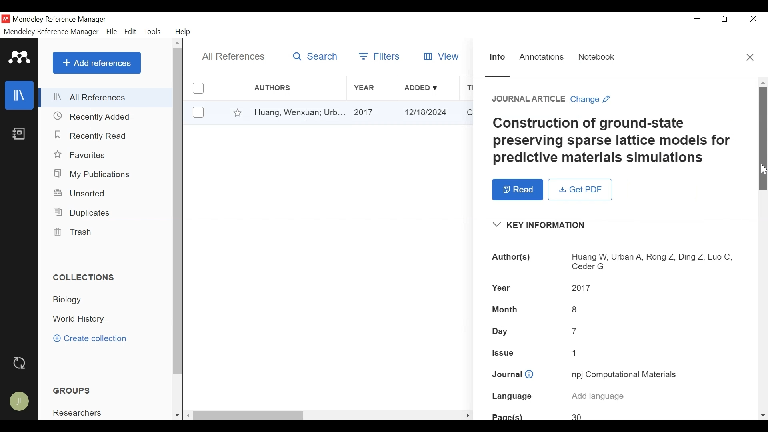 The width and height of the screenshot is (768, 432). What do you see at coordinates (80, 193) in the screenshot?
I see `Unsorted` at bounding box center [80, 193].